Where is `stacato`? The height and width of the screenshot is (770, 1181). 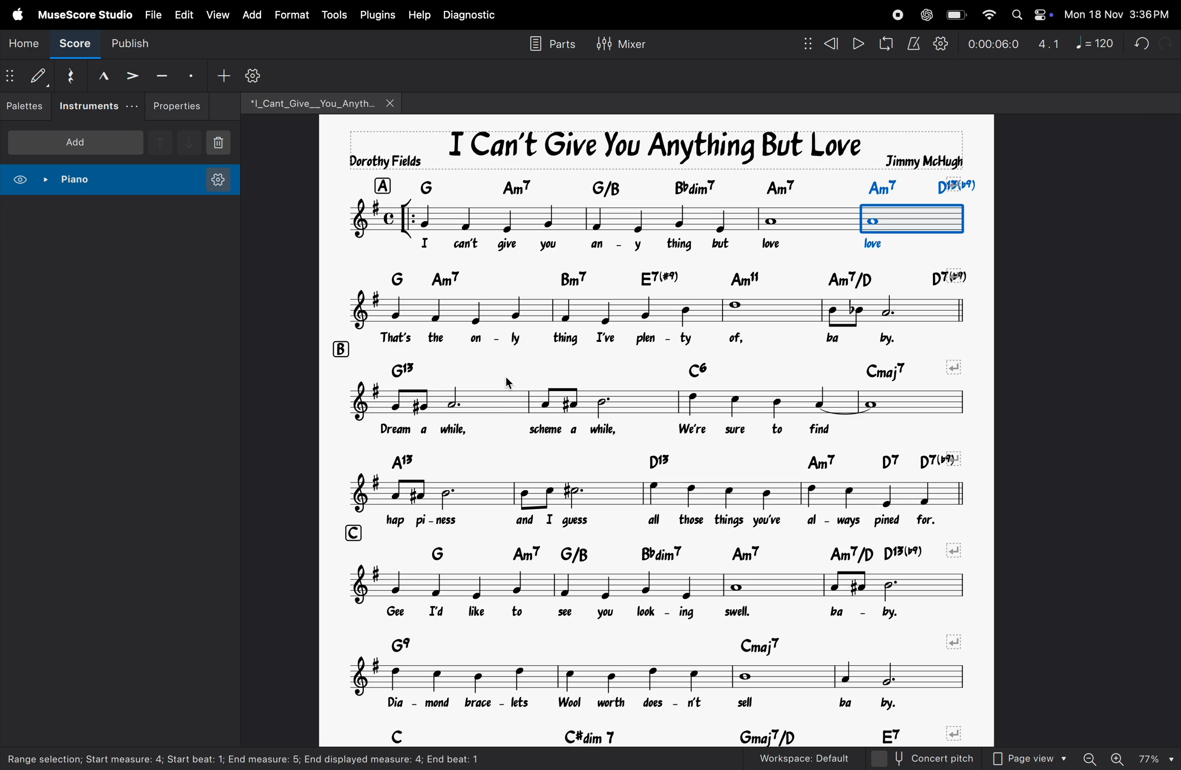
stacato is located at coordinates (191, 76).